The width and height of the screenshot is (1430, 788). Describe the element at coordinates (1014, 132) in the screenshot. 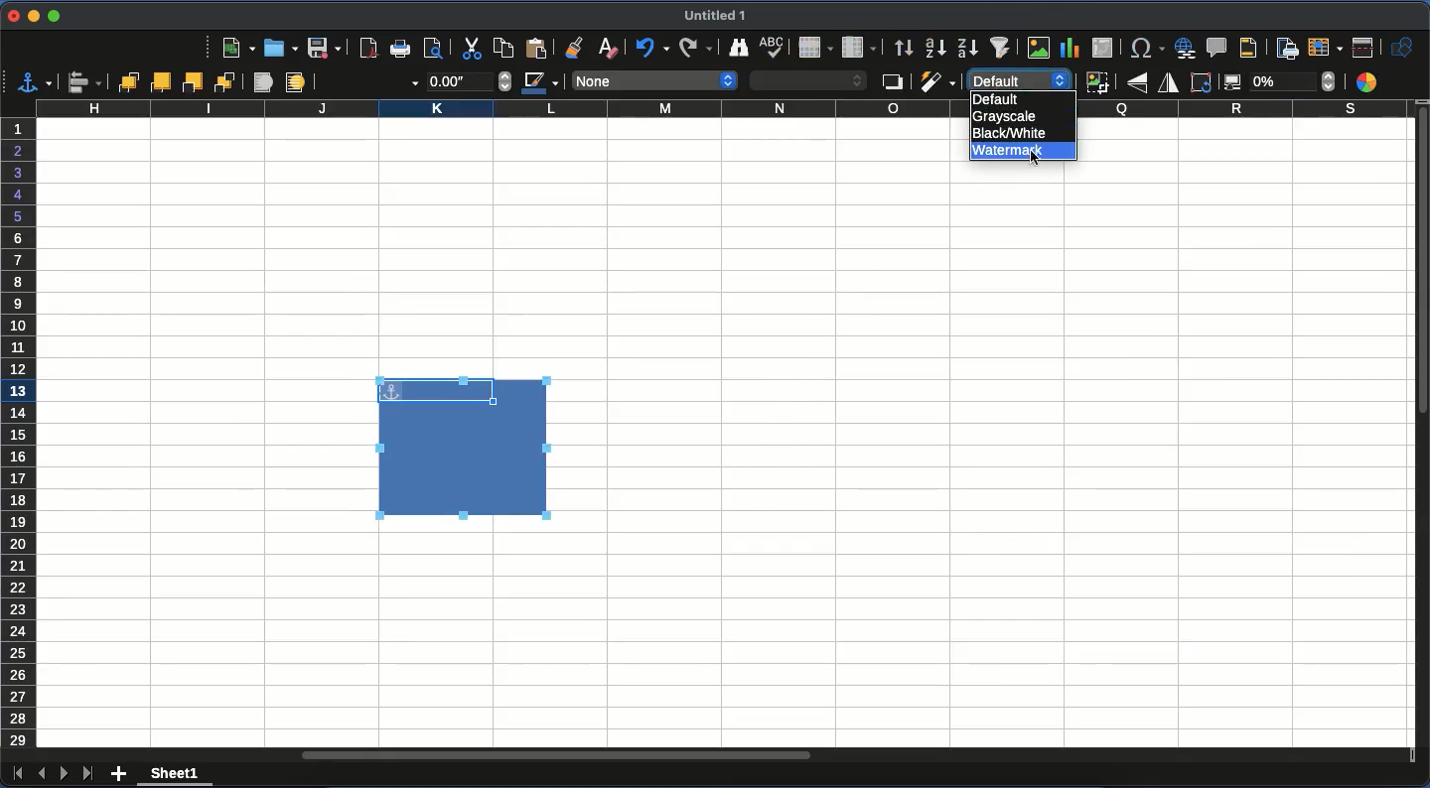

I see `black white` at that location.